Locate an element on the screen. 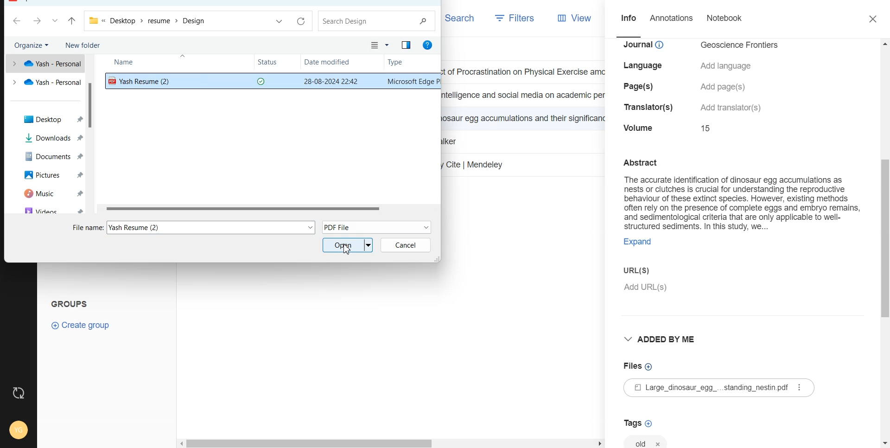  Name is located at coordinates (137, 63).